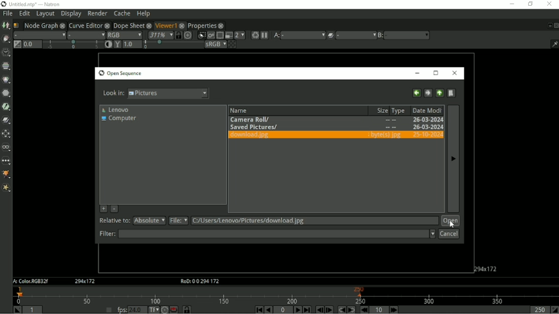  I want to click on 24, so click(138, 309).